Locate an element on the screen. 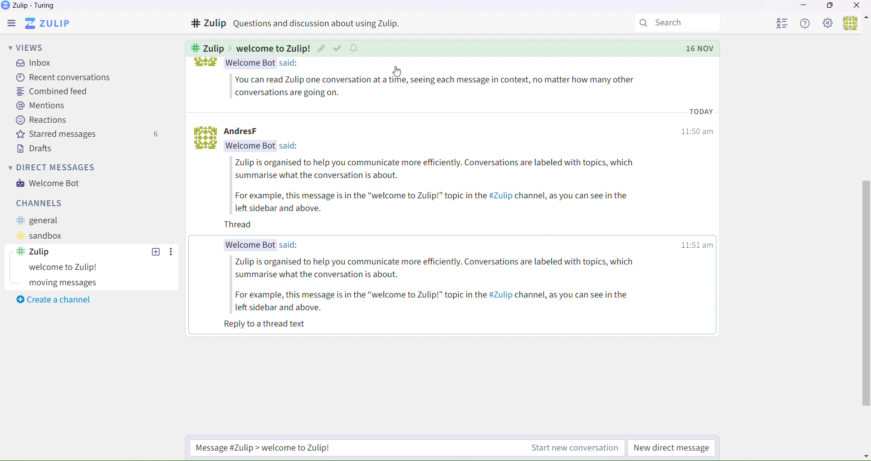 The image size is (871, 461). Sanbox is located at coordinates (50, 235).